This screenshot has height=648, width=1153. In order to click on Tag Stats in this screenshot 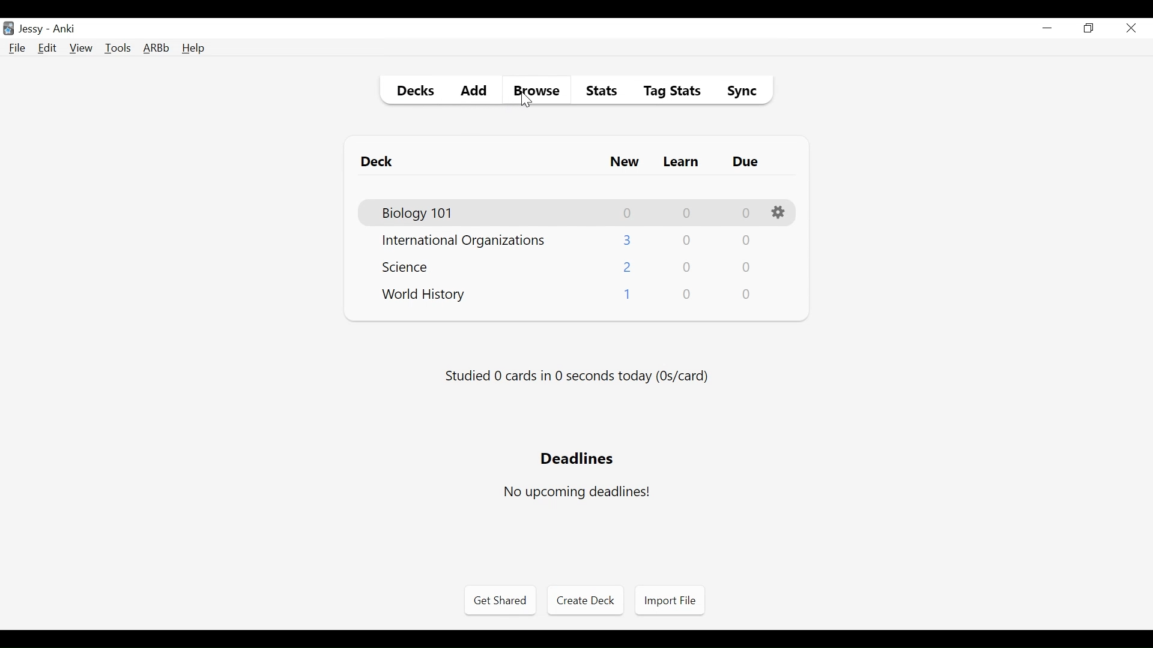, I will do `click(665, 92)`.